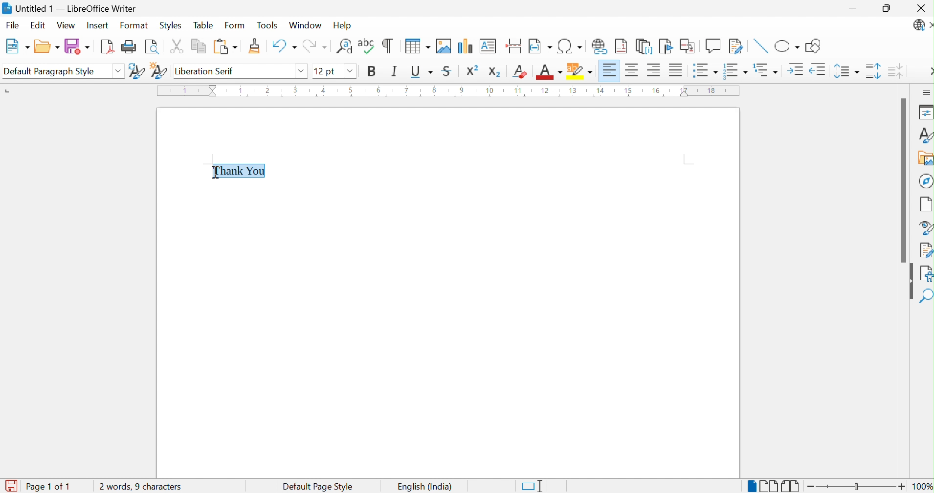 The height and width of the screenshot is (493, 934). Describe the element at coordinates (922, 486) in the screenshot. I see `100%` at that location.